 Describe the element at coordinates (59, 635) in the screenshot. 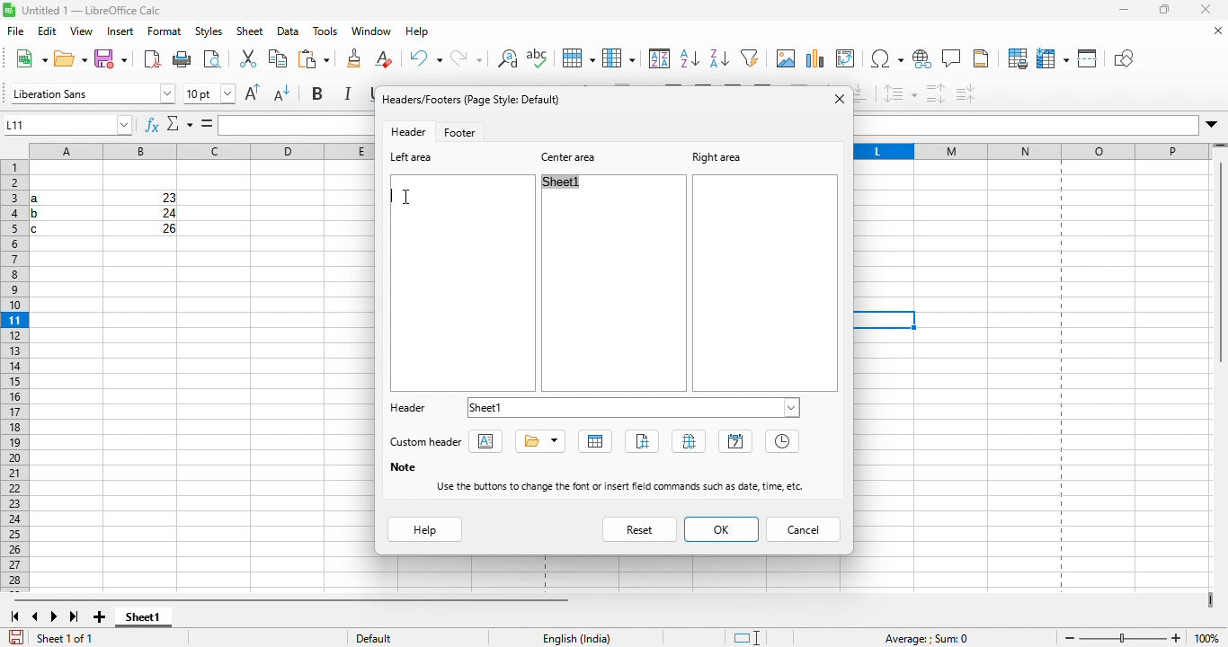

I see `sheet 1 of 1` at that location.